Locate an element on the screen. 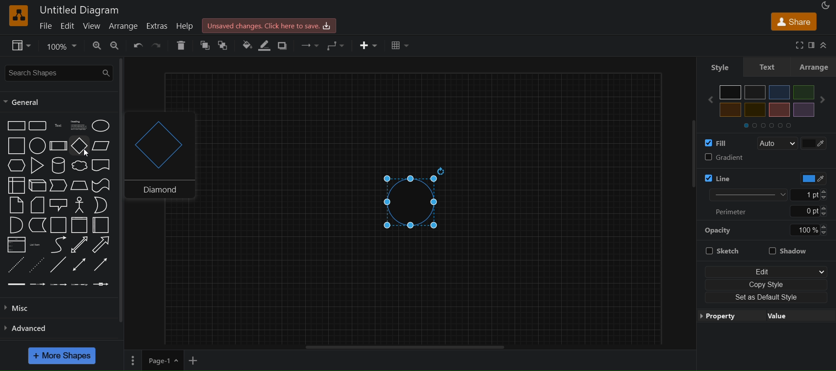 The height and width of the screenshot is (371, 836). rounded rectangle is located at coordinates (37, 126).